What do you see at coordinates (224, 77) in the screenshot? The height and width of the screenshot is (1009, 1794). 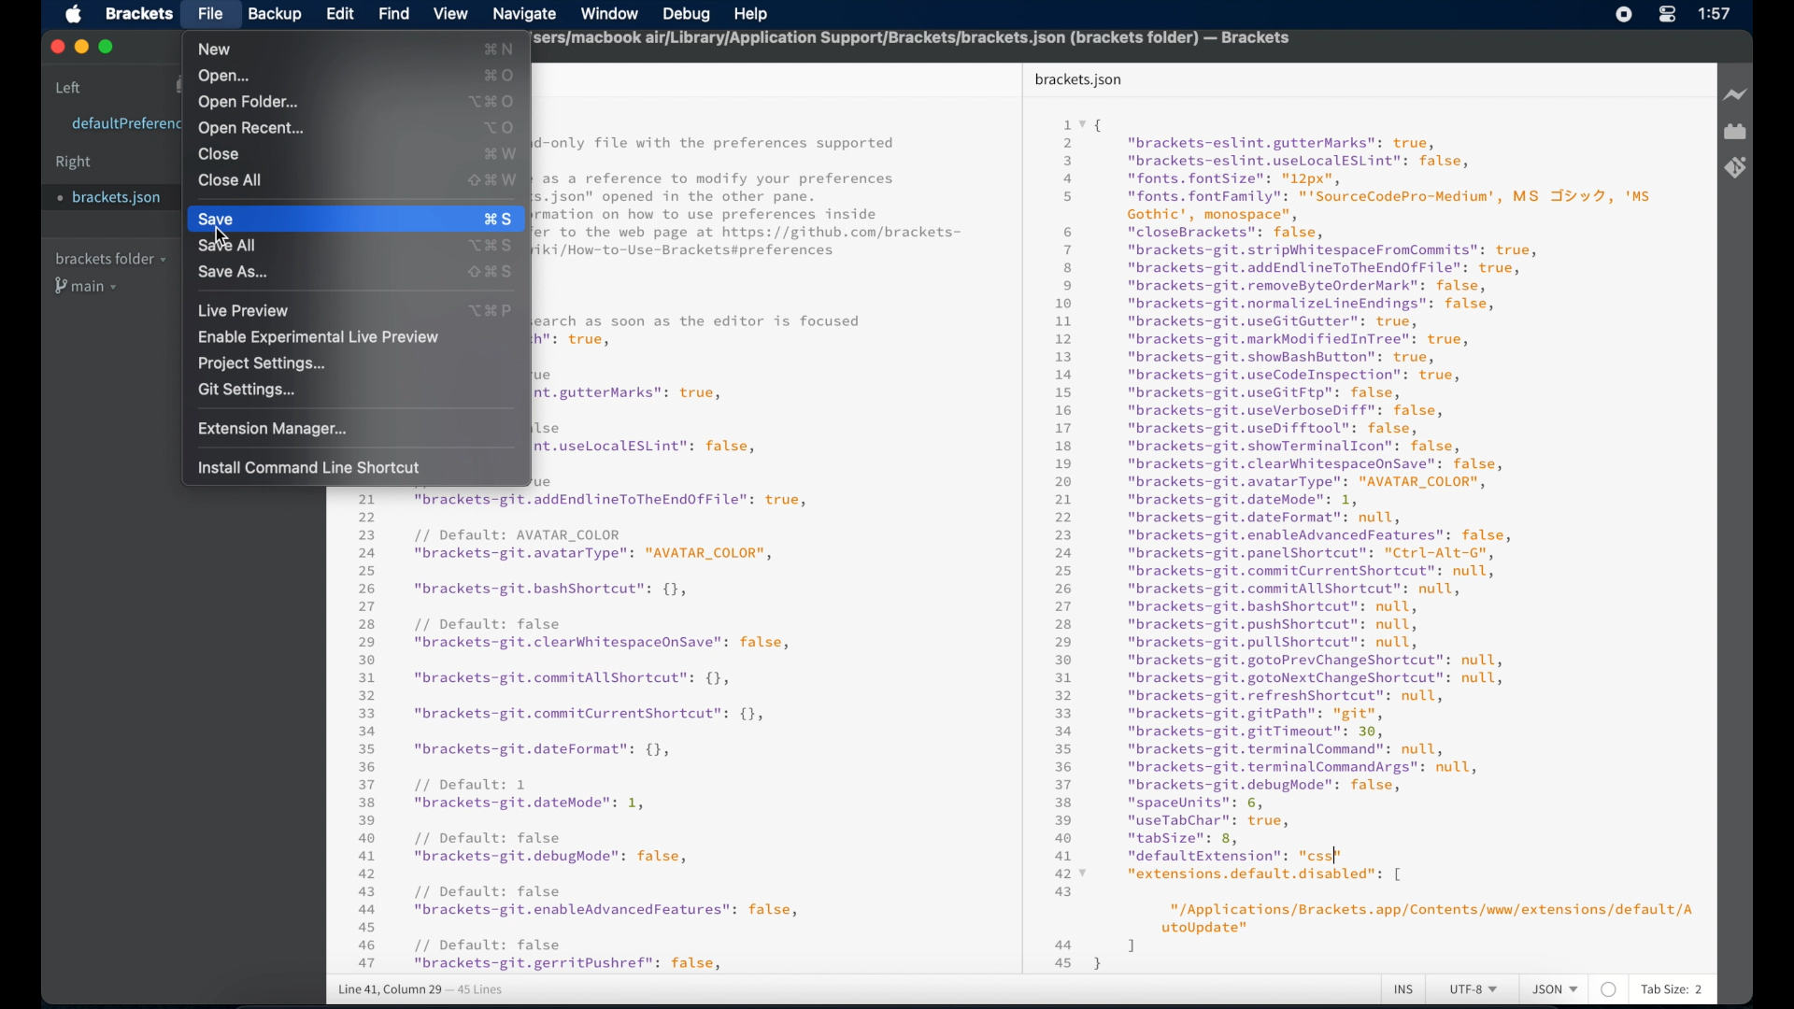 I see `open` at bounding box center [224, 77].